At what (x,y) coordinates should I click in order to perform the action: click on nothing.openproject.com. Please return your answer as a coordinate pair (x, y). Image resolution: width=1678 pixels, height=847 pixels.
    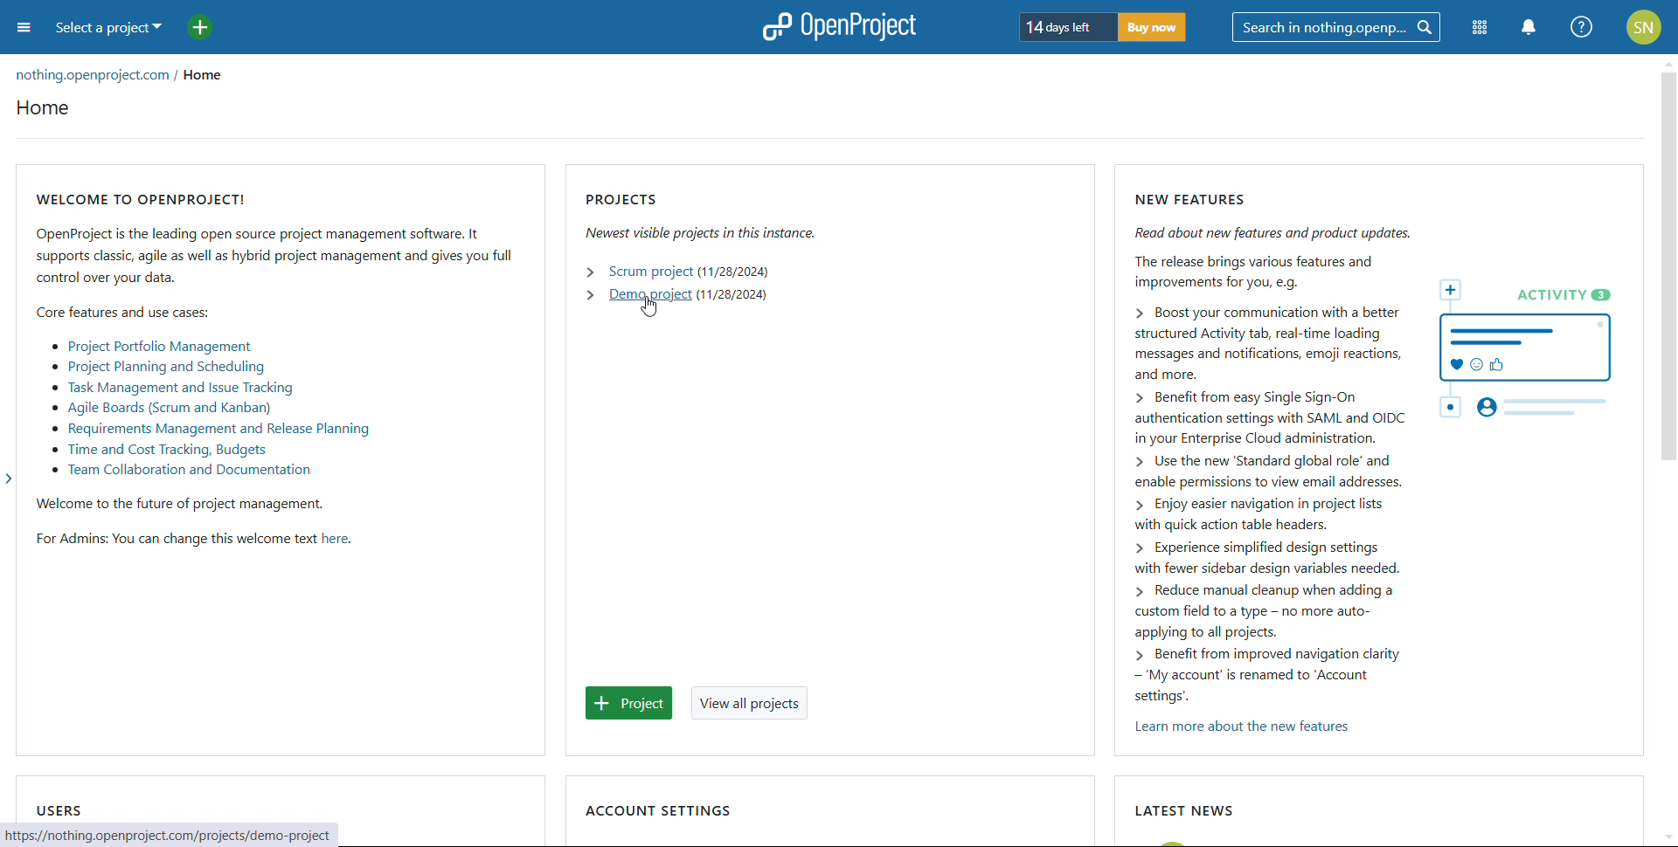
    Looking at the image, I should click on (94, 72).